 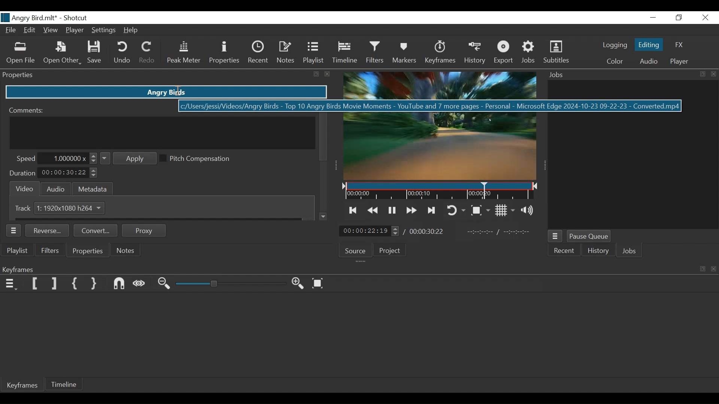 What do you see at coordinates (498, 232) in the screenshot?
I see `In point` at bounding box center [498, 232].